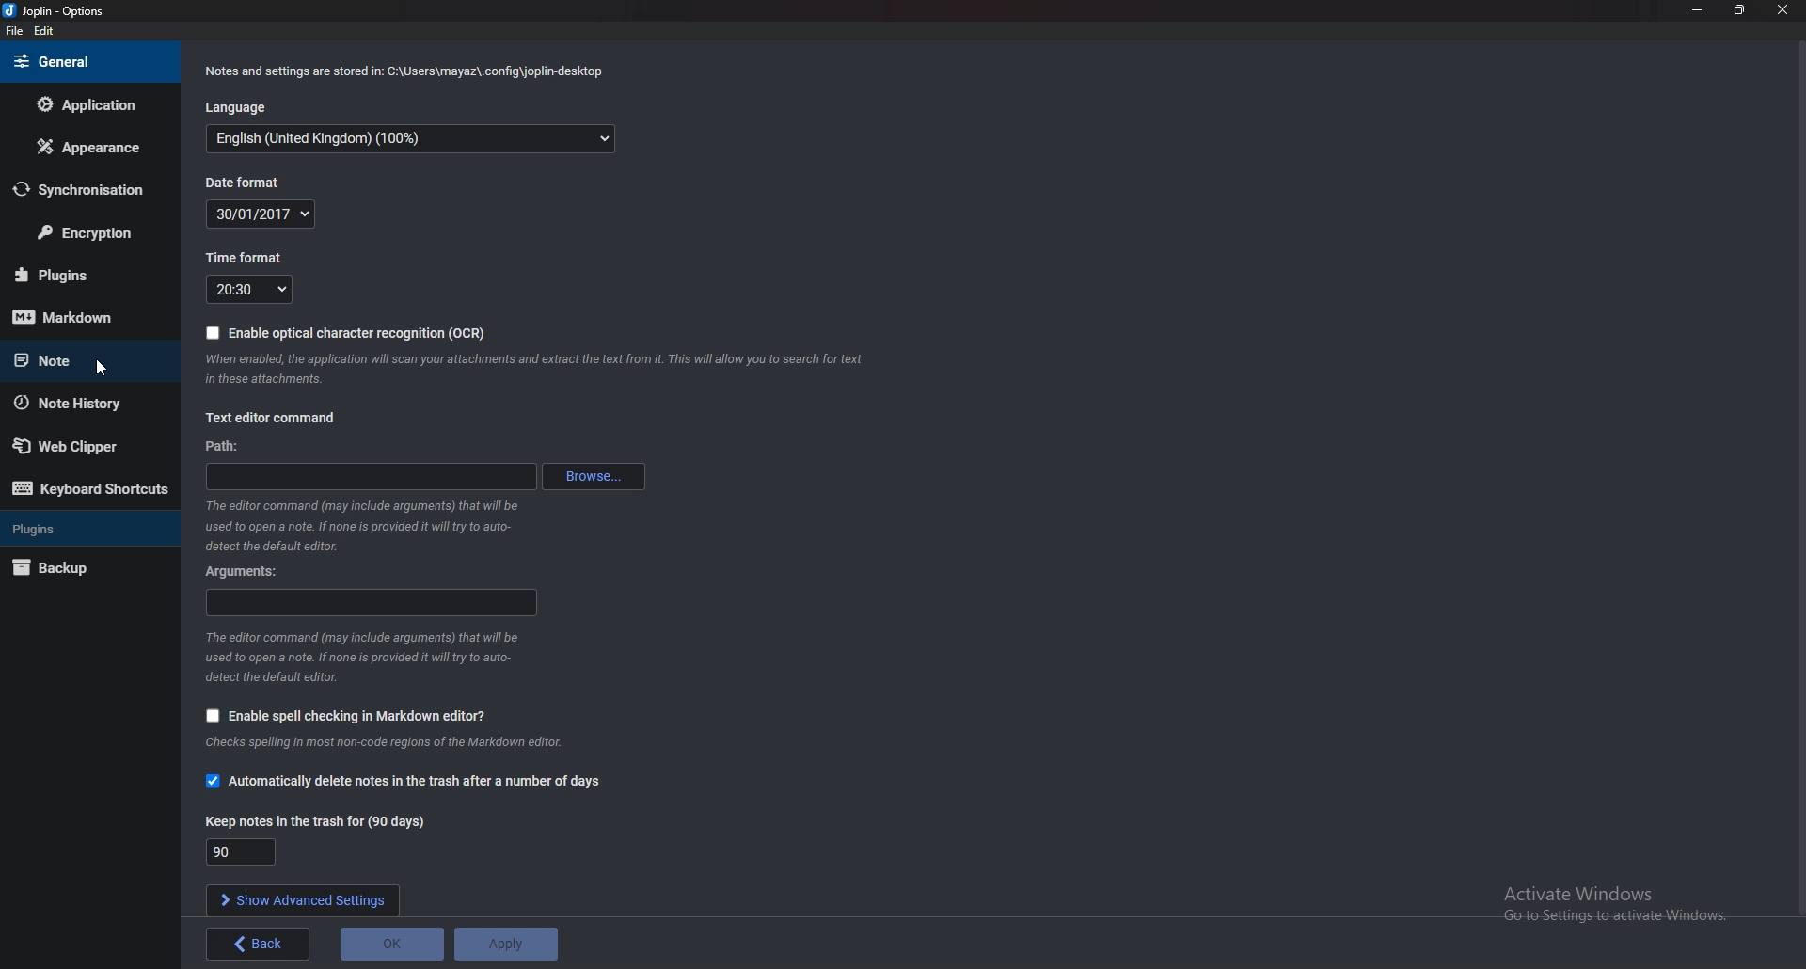 The image size is (1806, 969). Describe the element at coordinates (245, 109) in the screenshot. I see `Language` at that location.